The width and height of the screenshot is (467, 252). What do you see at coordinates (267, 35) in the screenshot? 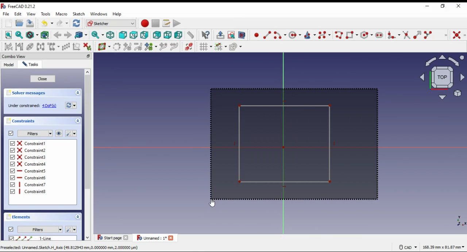
I see `create line` at bounding box center [267, 35].